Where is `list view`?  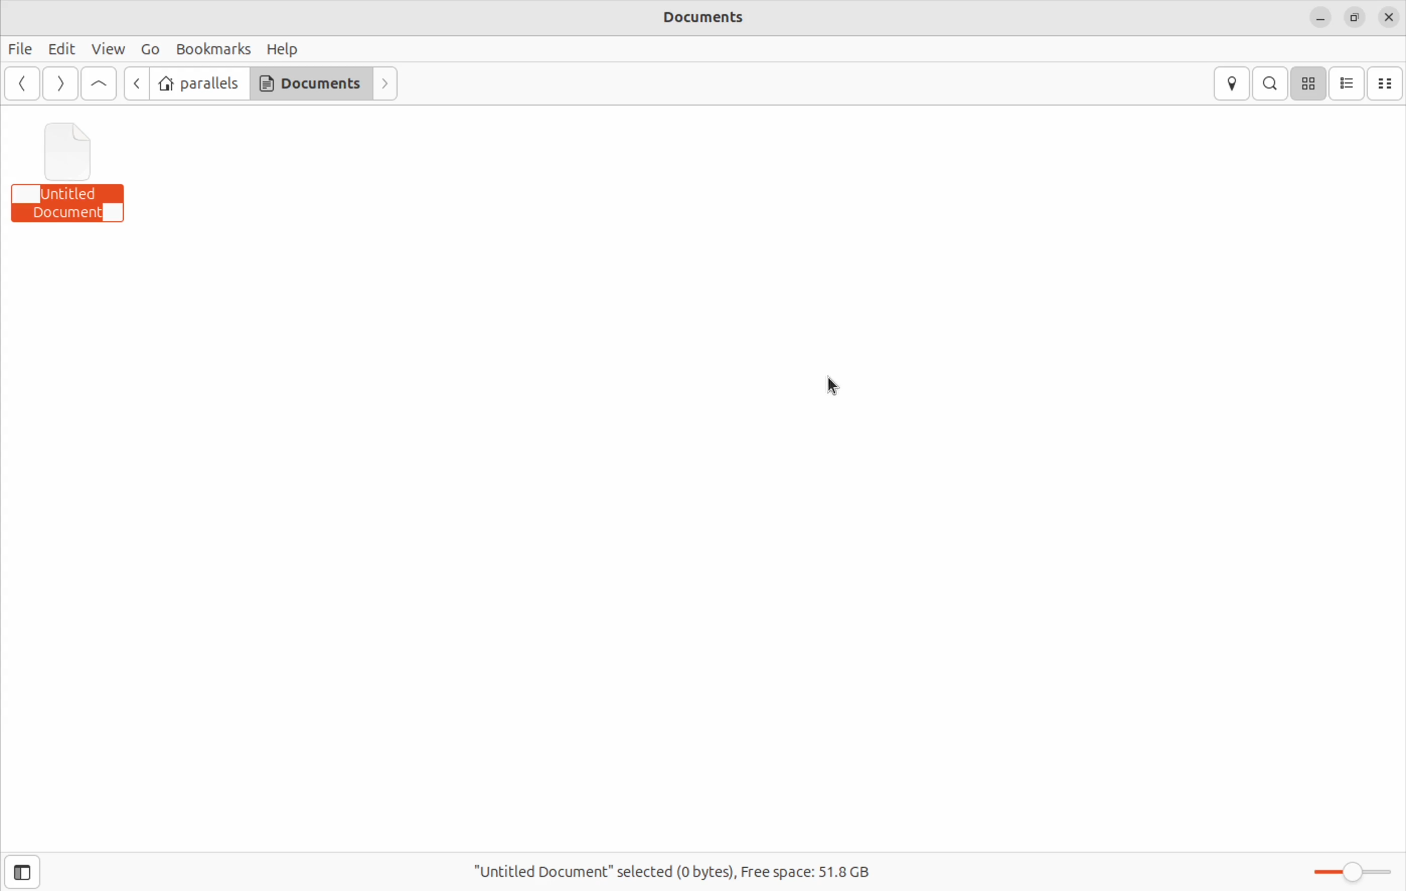
list view is located at coordinates (1348, 83).